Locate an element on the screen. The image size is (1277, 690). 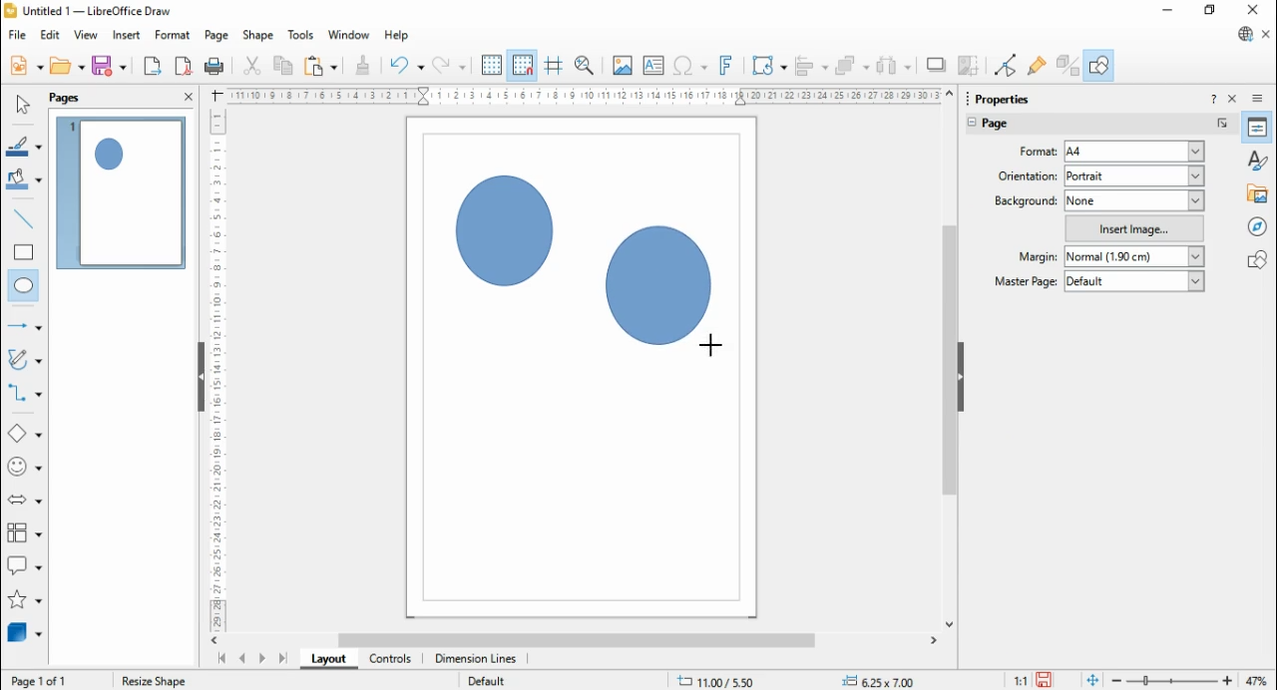
insert image is located at coordinates (622, 65).